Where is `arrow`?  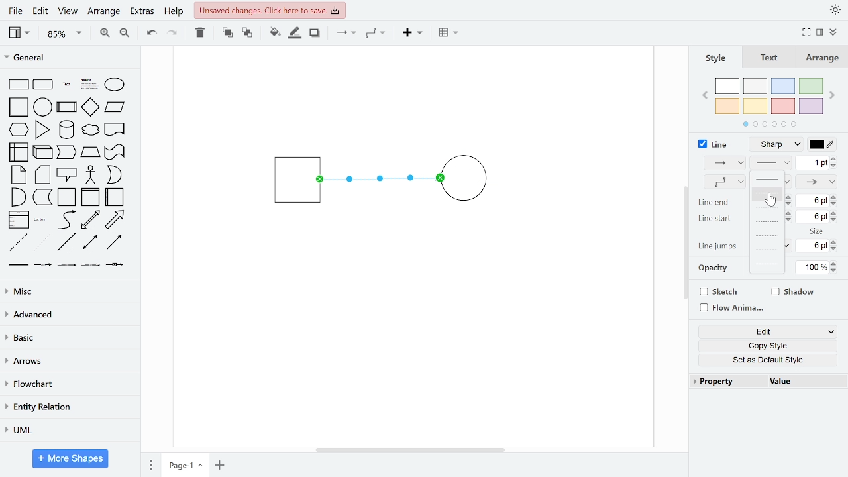 arrow is located at coordinates (115, 220).